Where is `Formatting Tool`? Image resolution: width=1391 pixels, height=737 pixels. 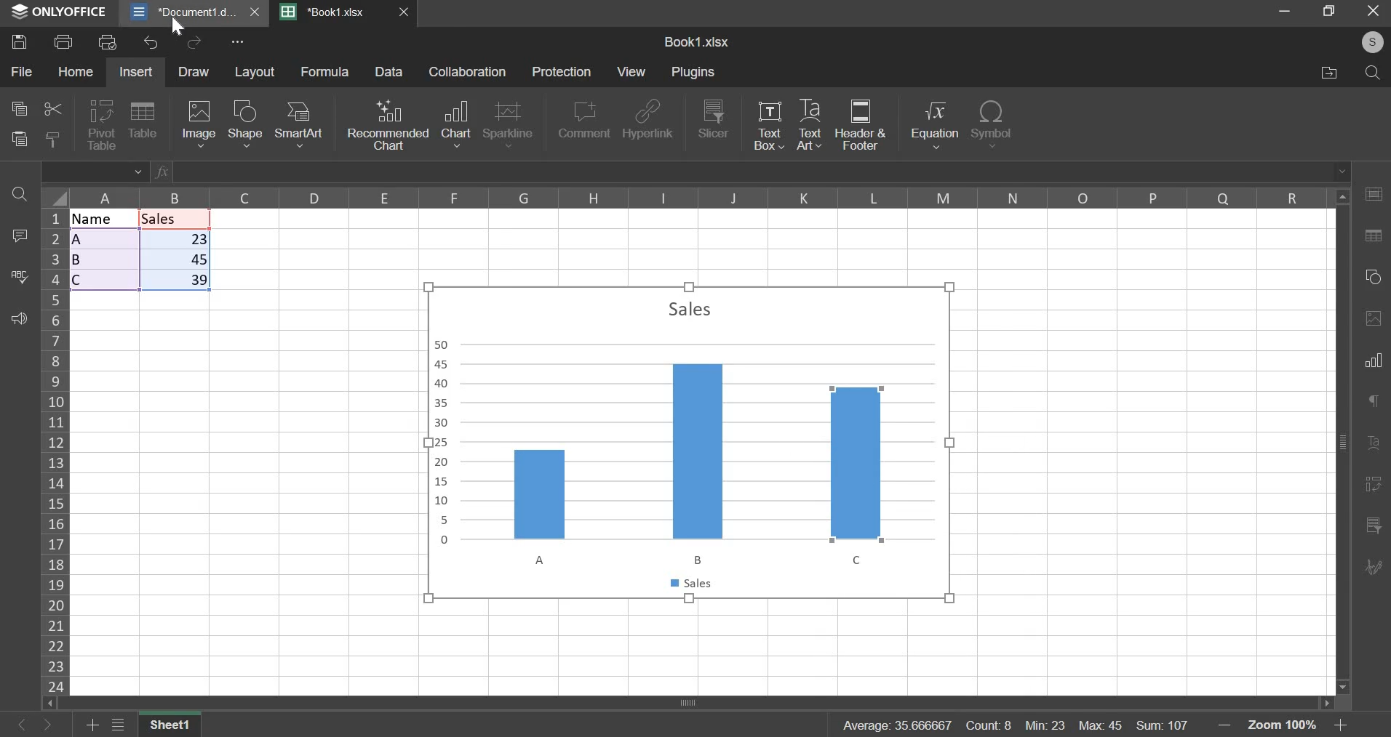
Formatting Tool is located at coordinates (1373, 442).